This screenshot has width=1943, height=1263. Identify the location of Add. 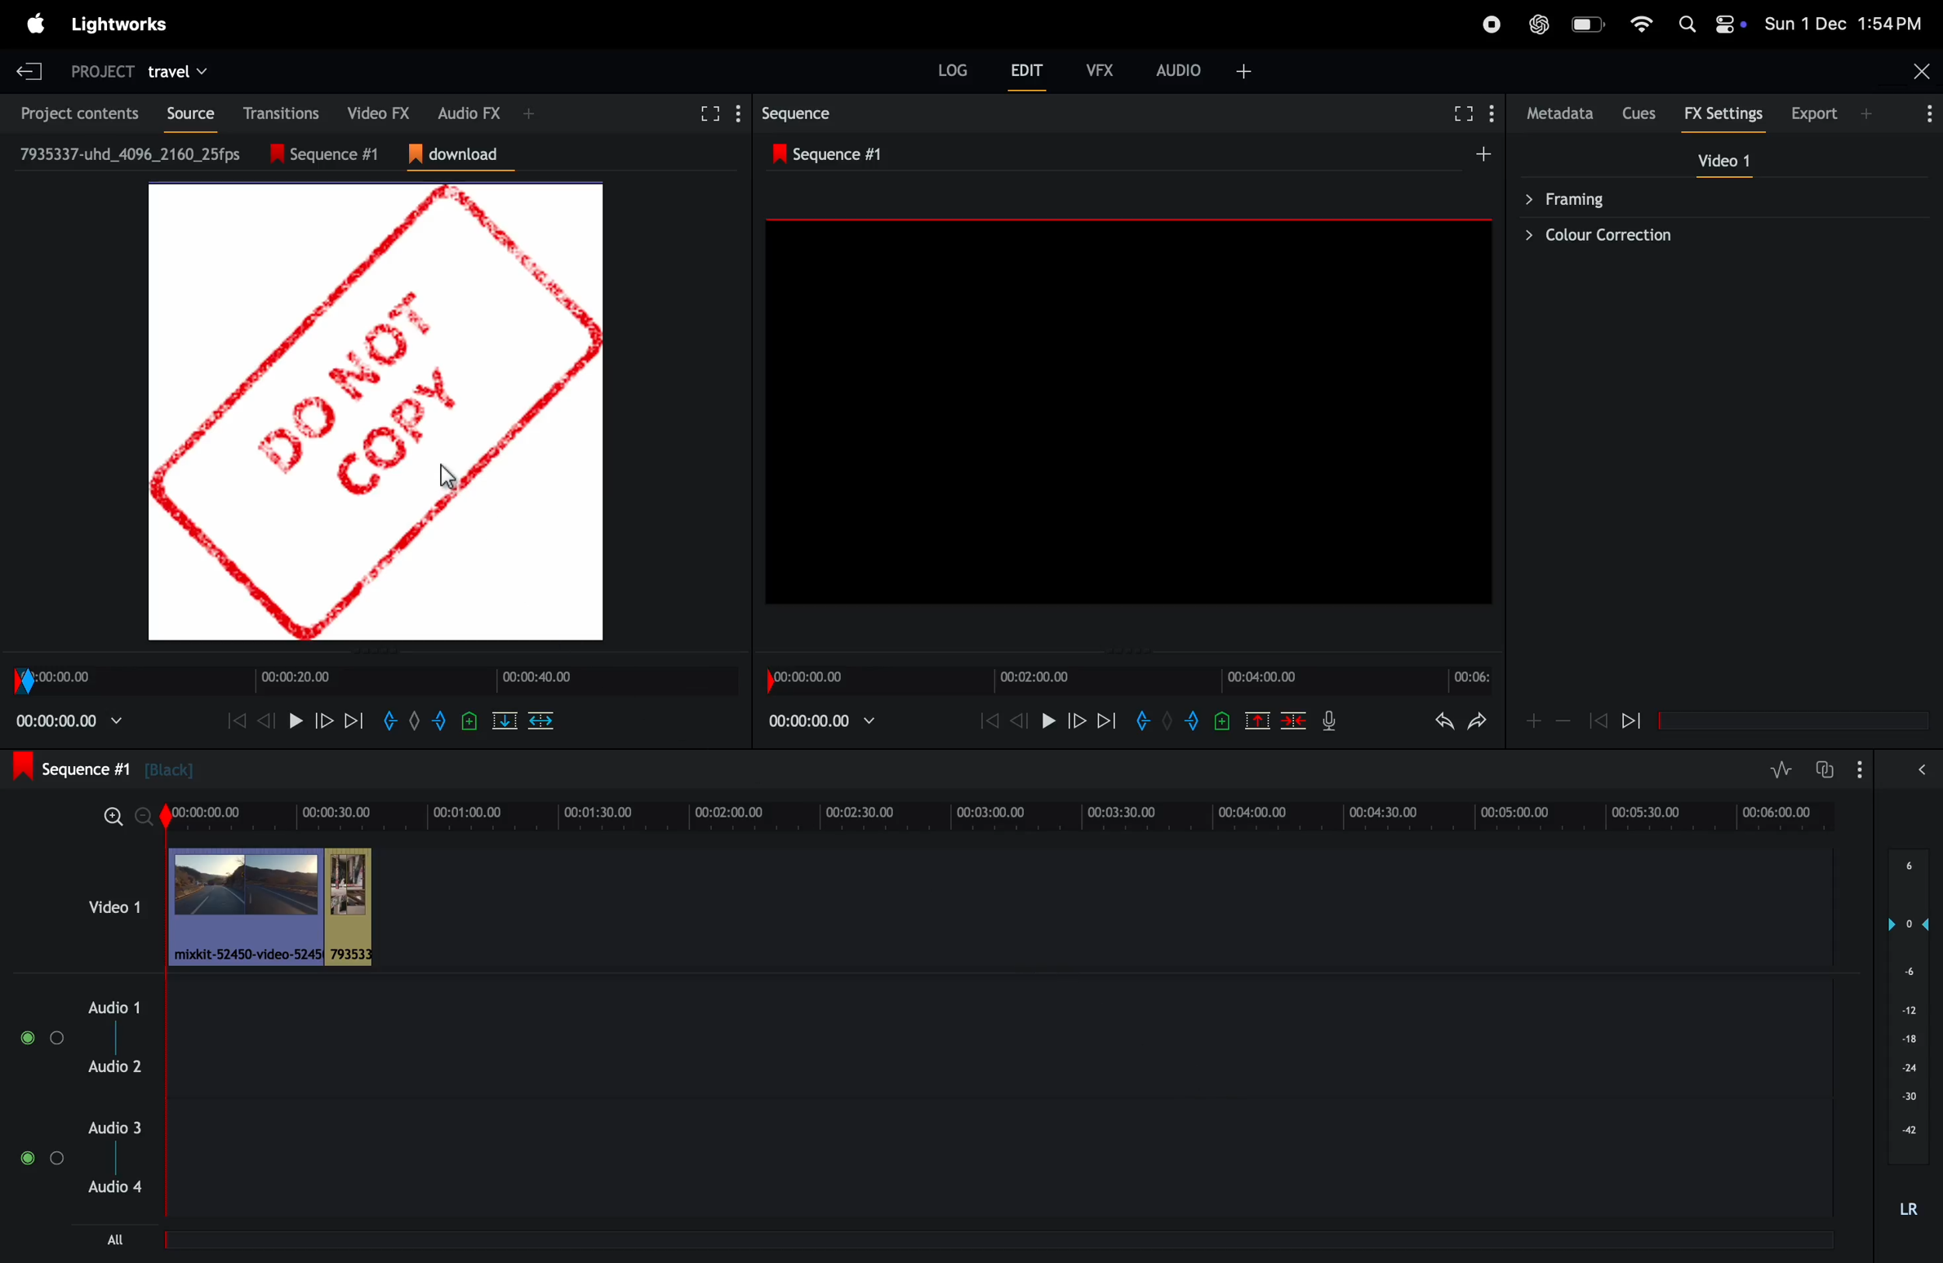
(415, 720).